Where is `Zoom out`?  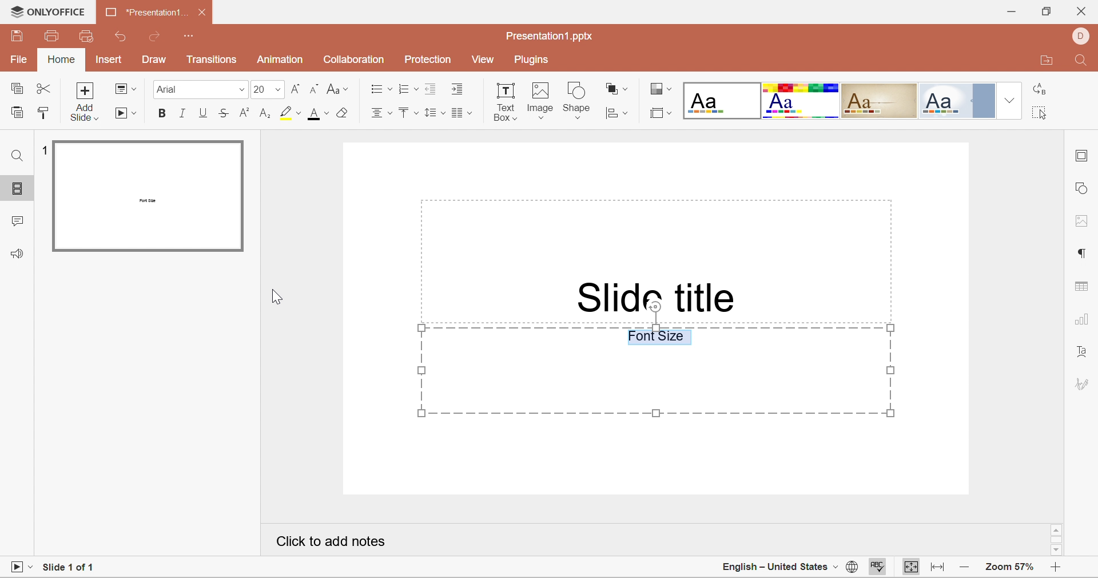
Zoom out is located at coordinates (969, 568).